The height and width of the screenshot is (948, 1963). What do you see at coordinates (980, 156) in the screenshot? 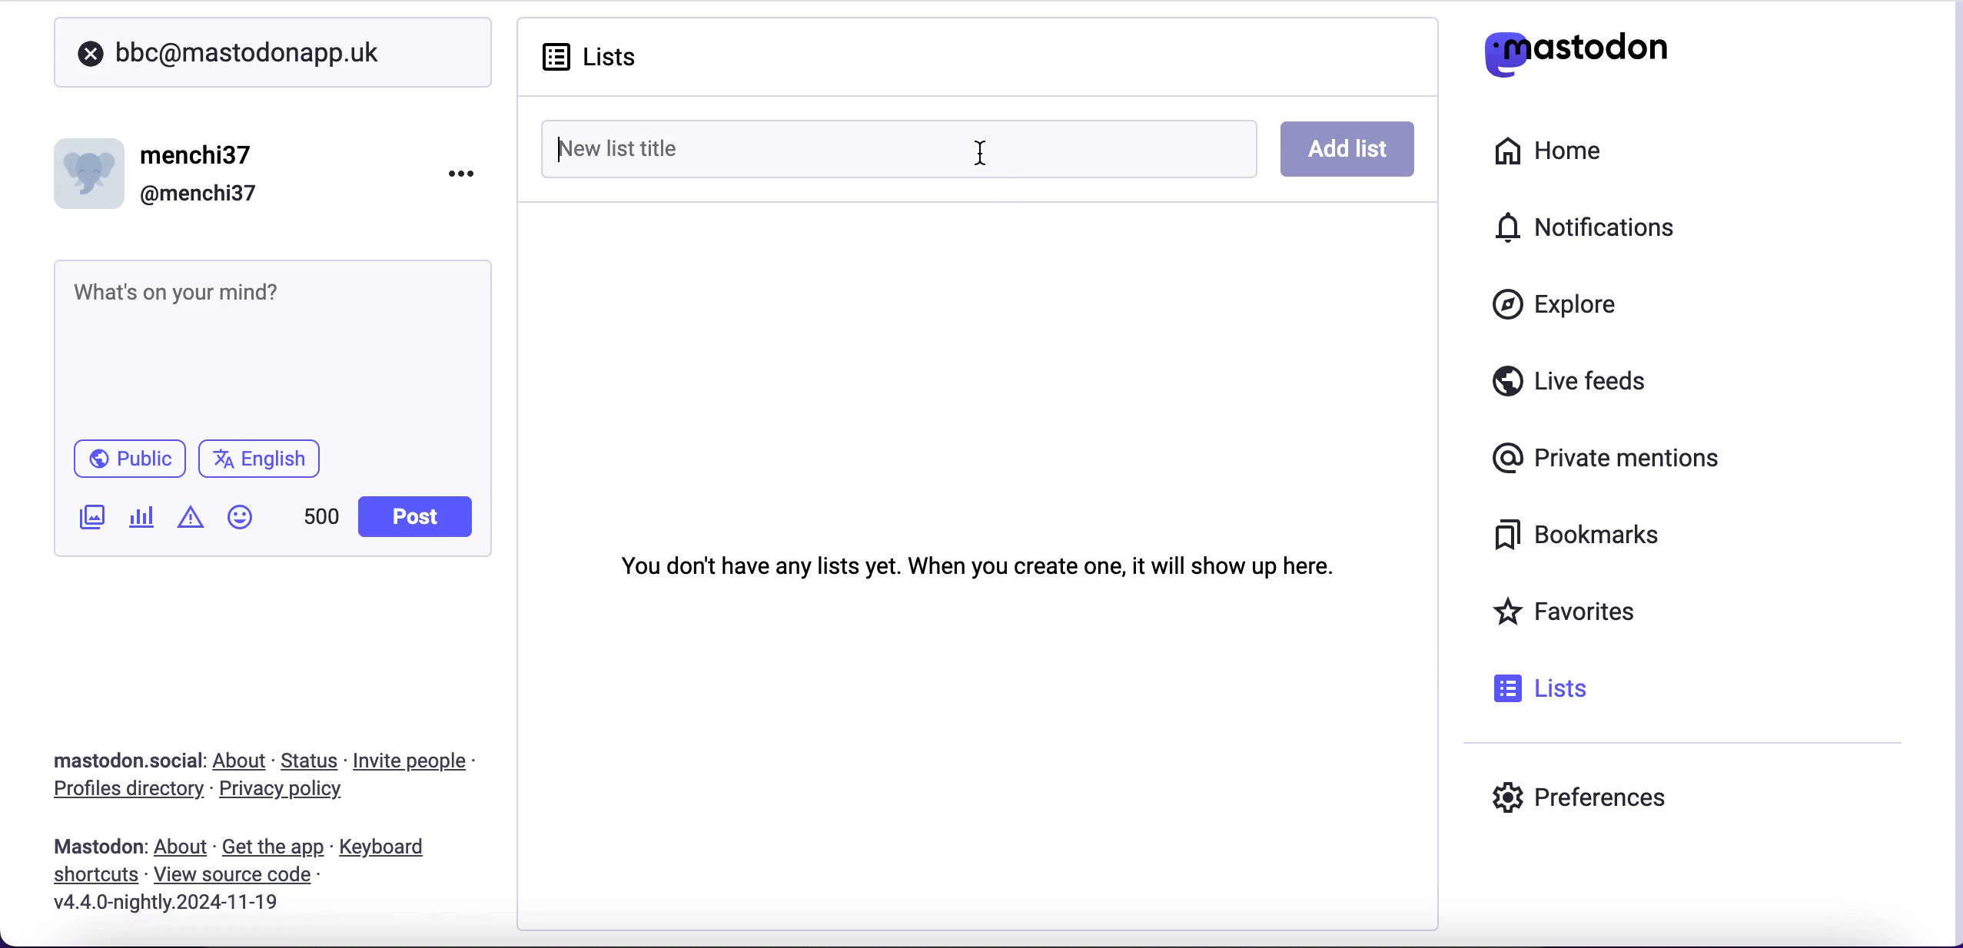
I see `cursor` at bounding box center [980, 156].